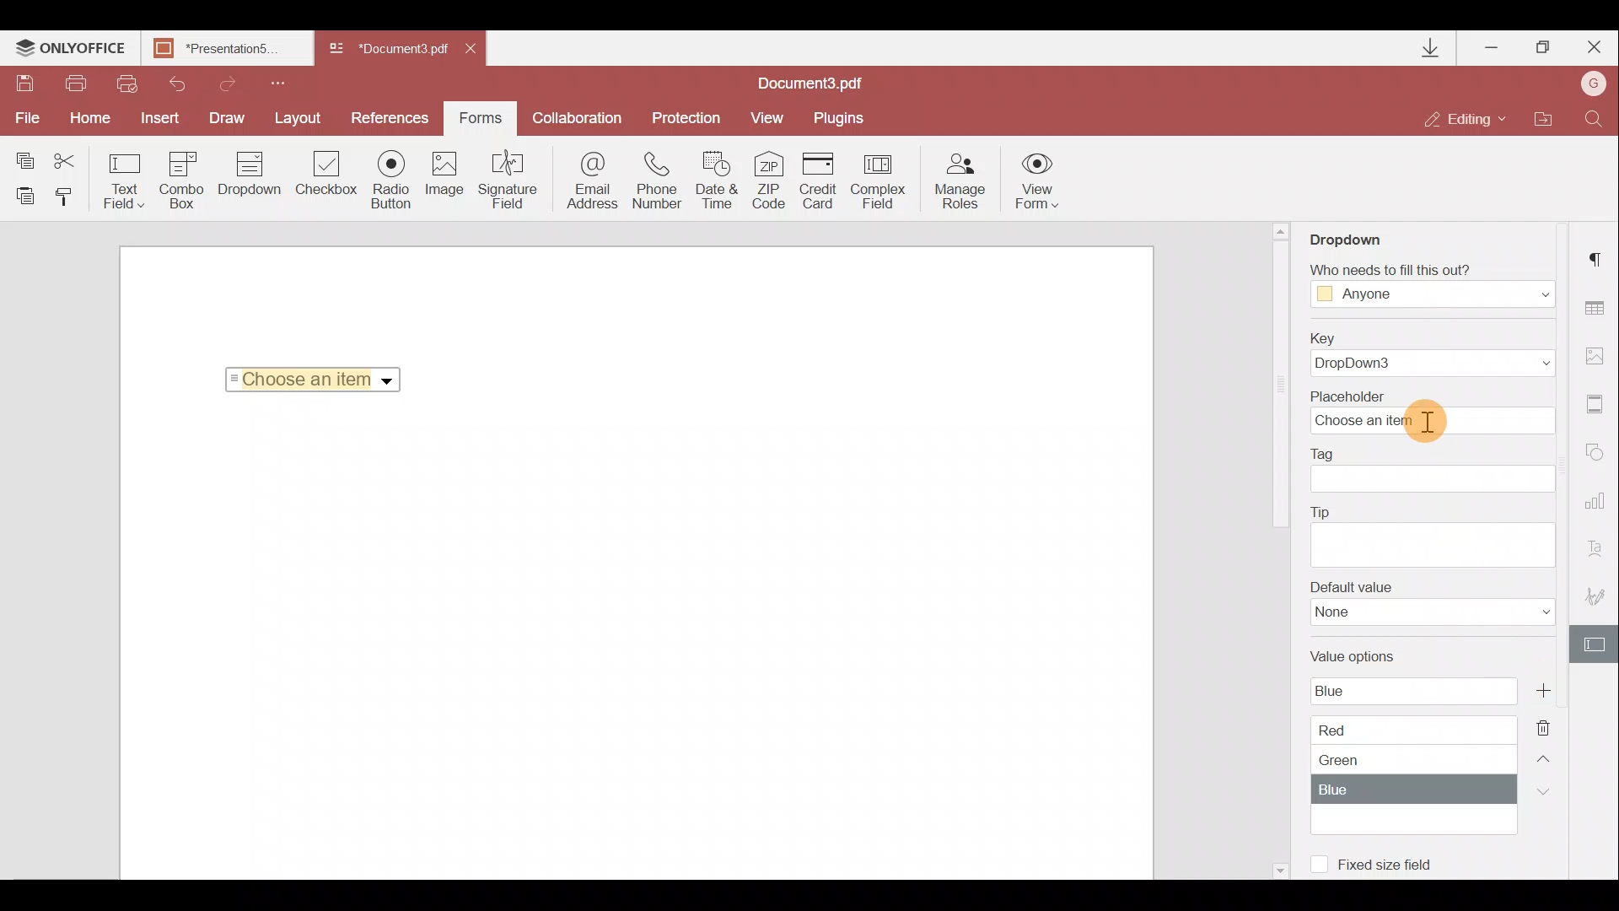 The height and width of the screenshot is (911, 1619). What do you see at coordinates (1427, 421) in the screenshot?
I see `Cursor` at bounding box center [1427, 421].